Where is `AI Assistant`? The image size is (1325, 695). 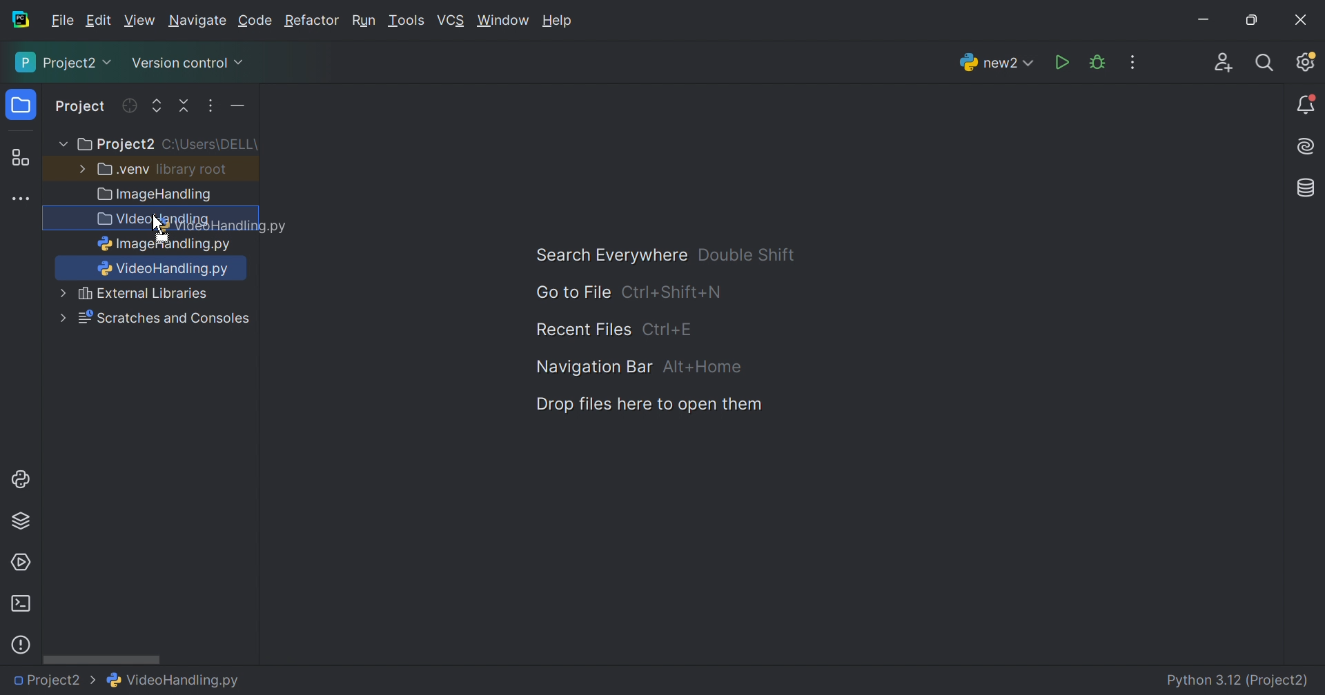
AI Assistant is located at coordinates (1308, 147).